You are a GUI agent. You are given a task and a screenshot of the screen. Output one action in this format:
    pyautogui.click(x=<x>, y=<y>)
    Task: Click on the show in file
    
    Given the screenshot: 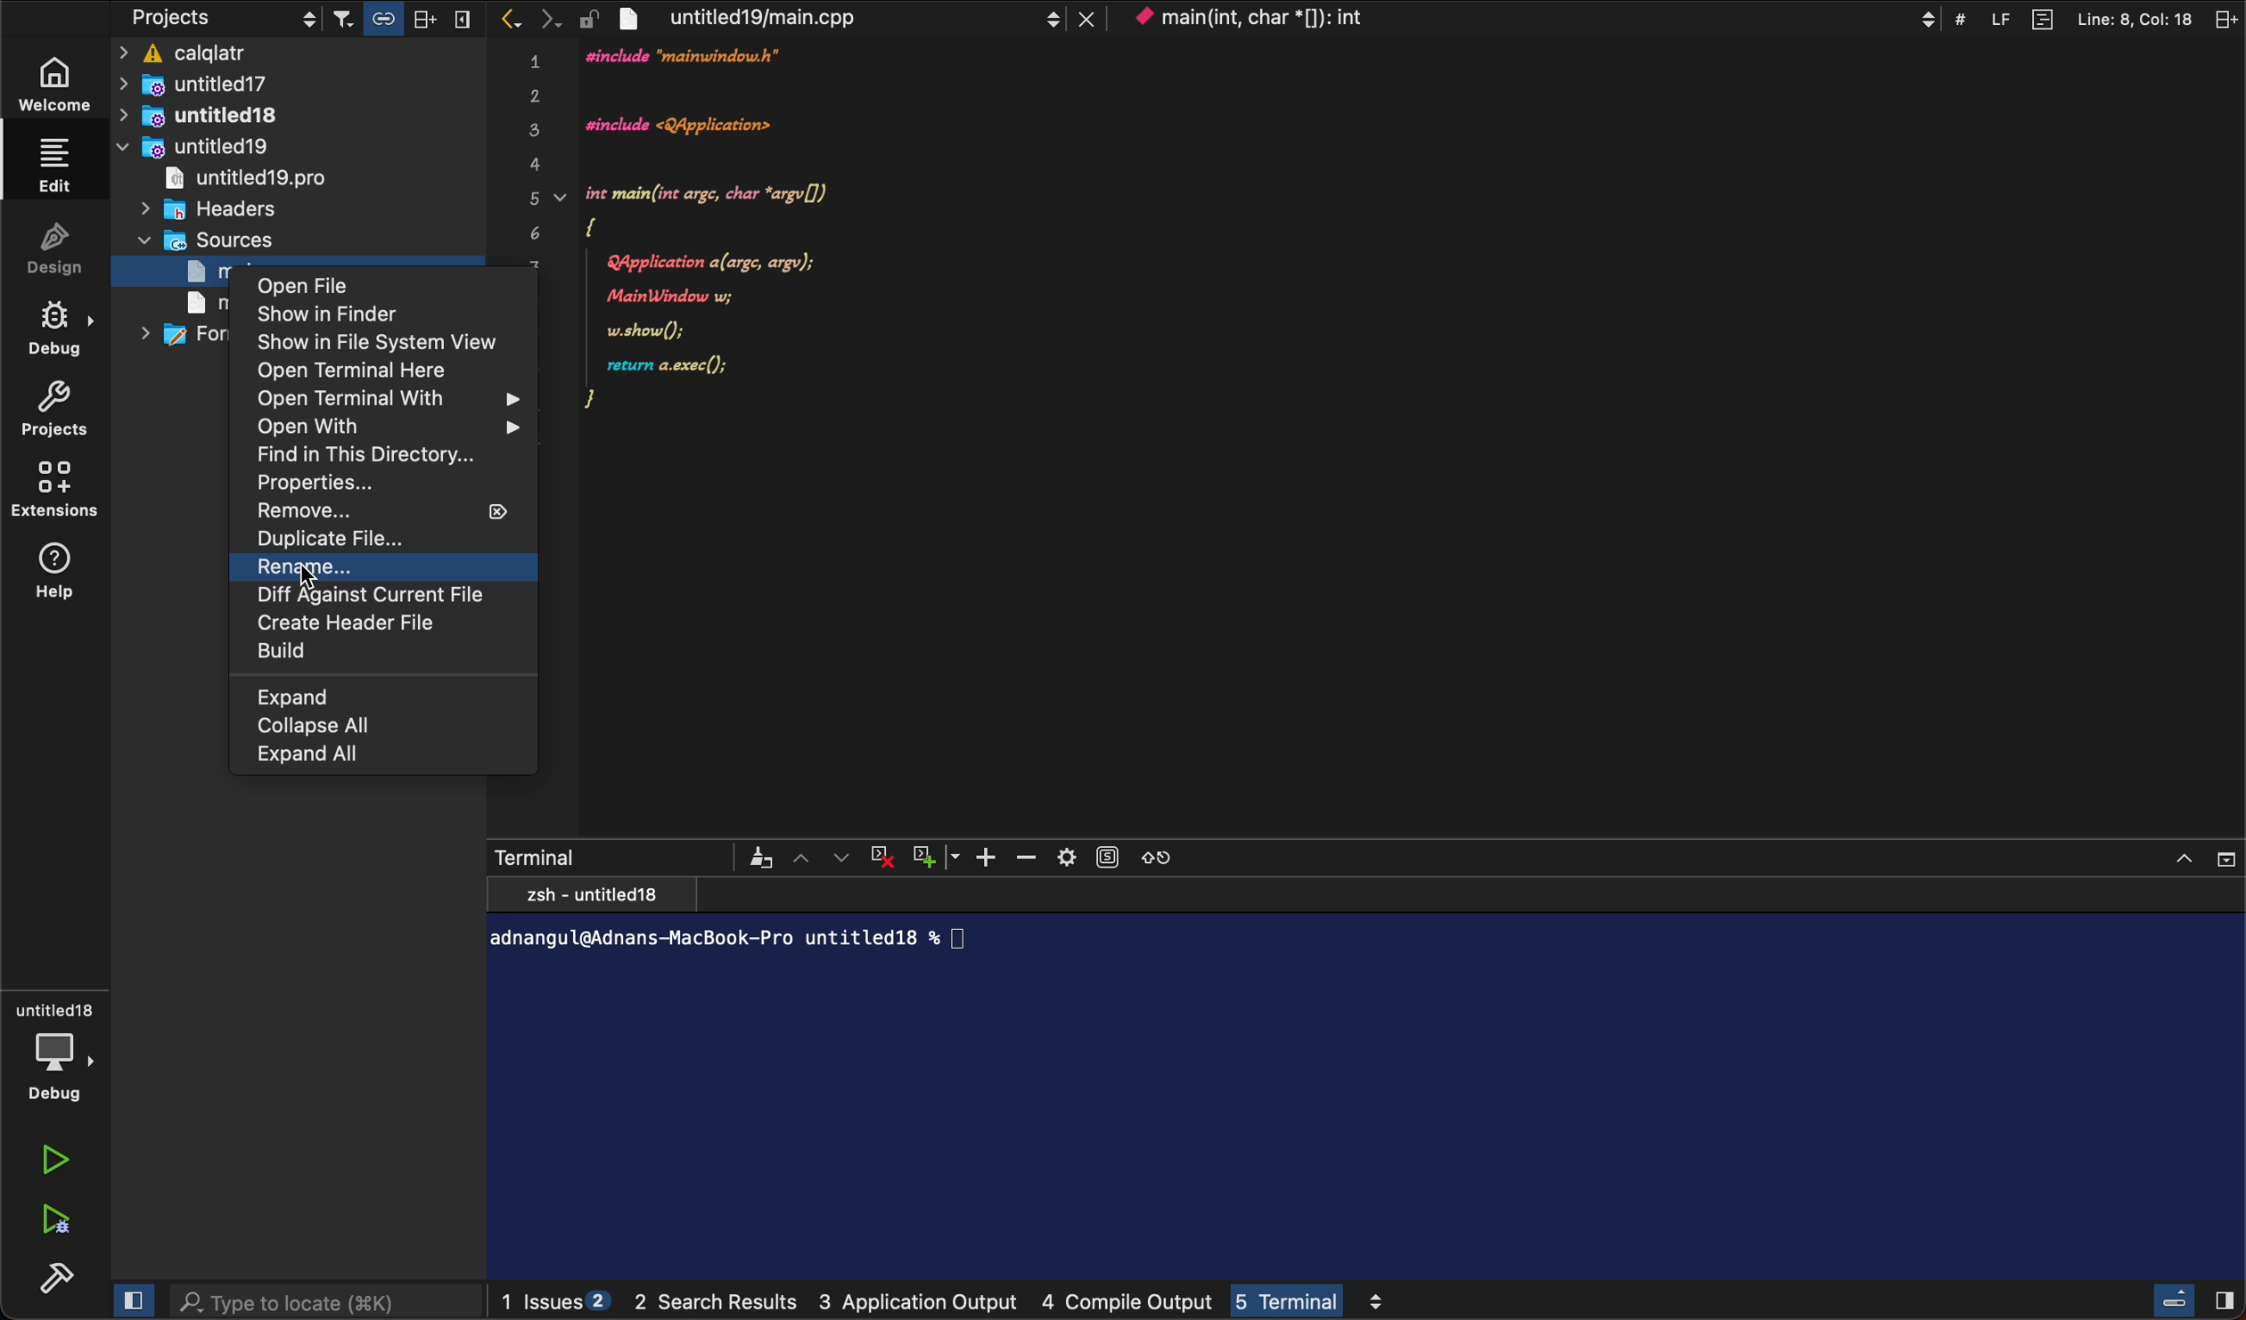 What is the action you would take?
    pyautogui.click(x=374, y=342)
    